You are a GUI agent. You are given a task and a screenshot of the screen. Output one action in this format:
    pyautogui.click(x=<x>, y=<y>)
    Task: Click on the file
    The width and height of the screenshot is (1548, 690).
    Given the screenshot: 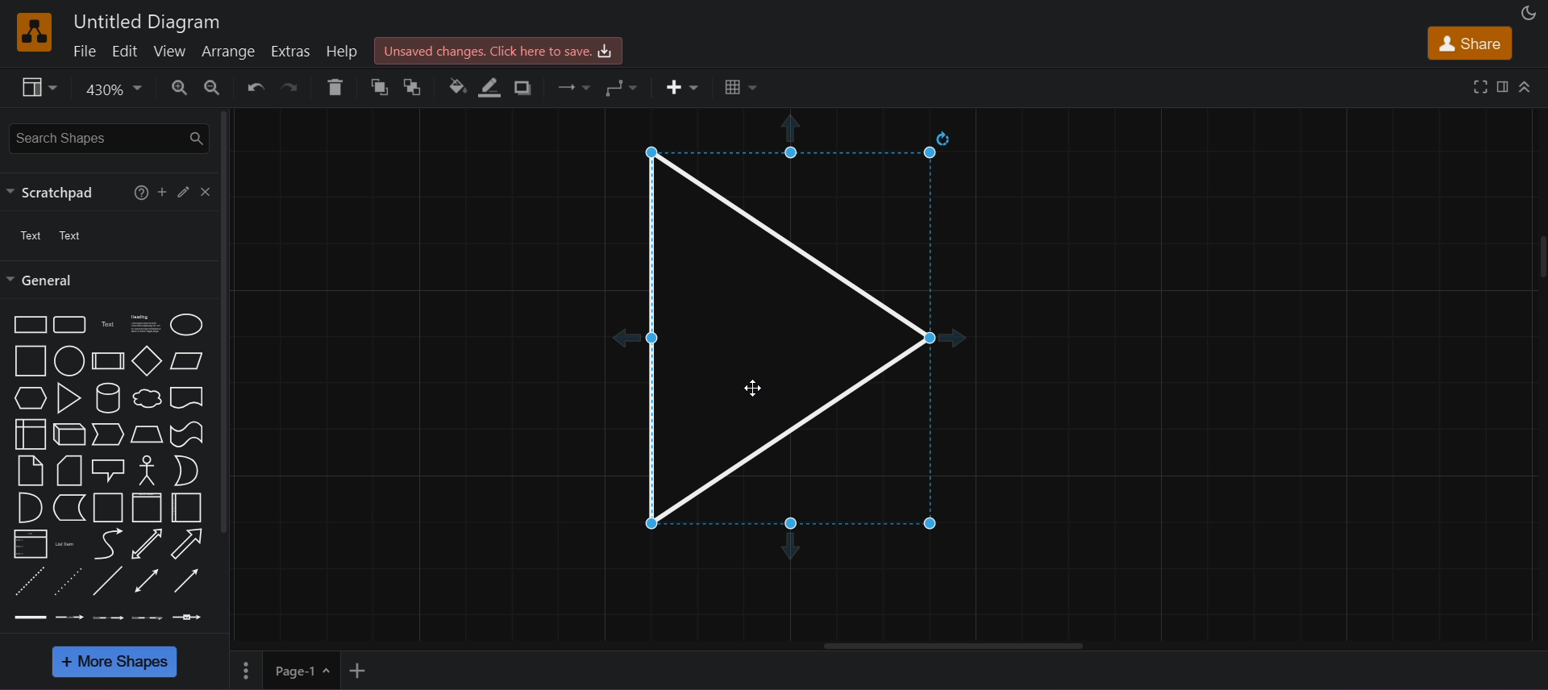 What is the action you would take?
    pyautogui.click(x=85, y=50)
    